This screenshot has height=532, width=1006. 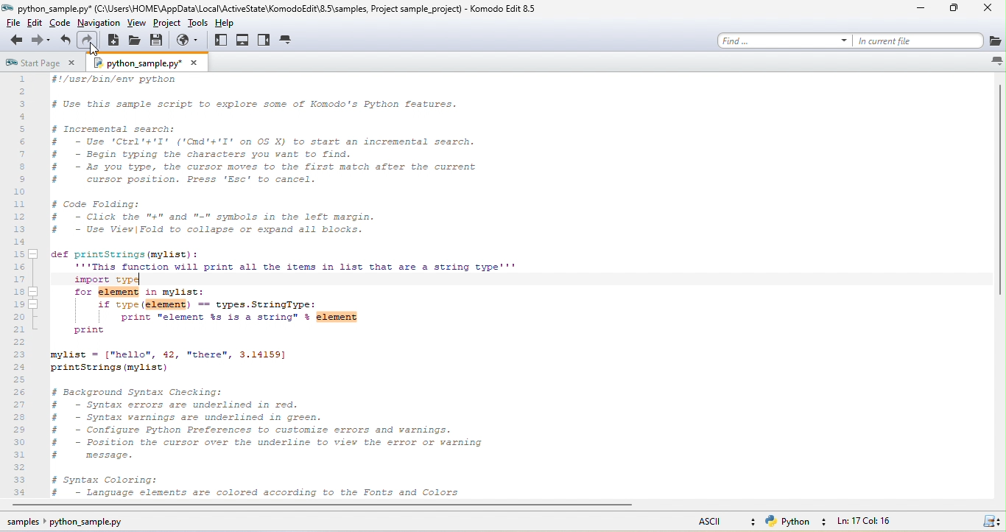 I want to click on in current file, so click(x=918, y=40).